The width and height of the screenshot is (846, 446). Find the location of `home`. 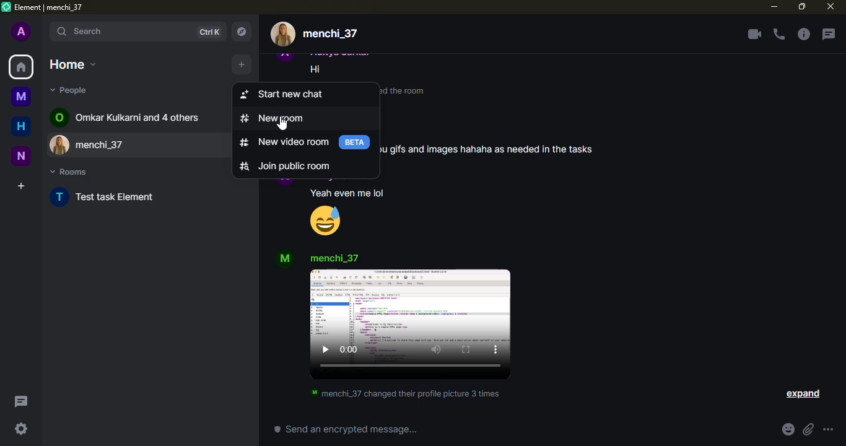

home is located at coordinates (21, 67).